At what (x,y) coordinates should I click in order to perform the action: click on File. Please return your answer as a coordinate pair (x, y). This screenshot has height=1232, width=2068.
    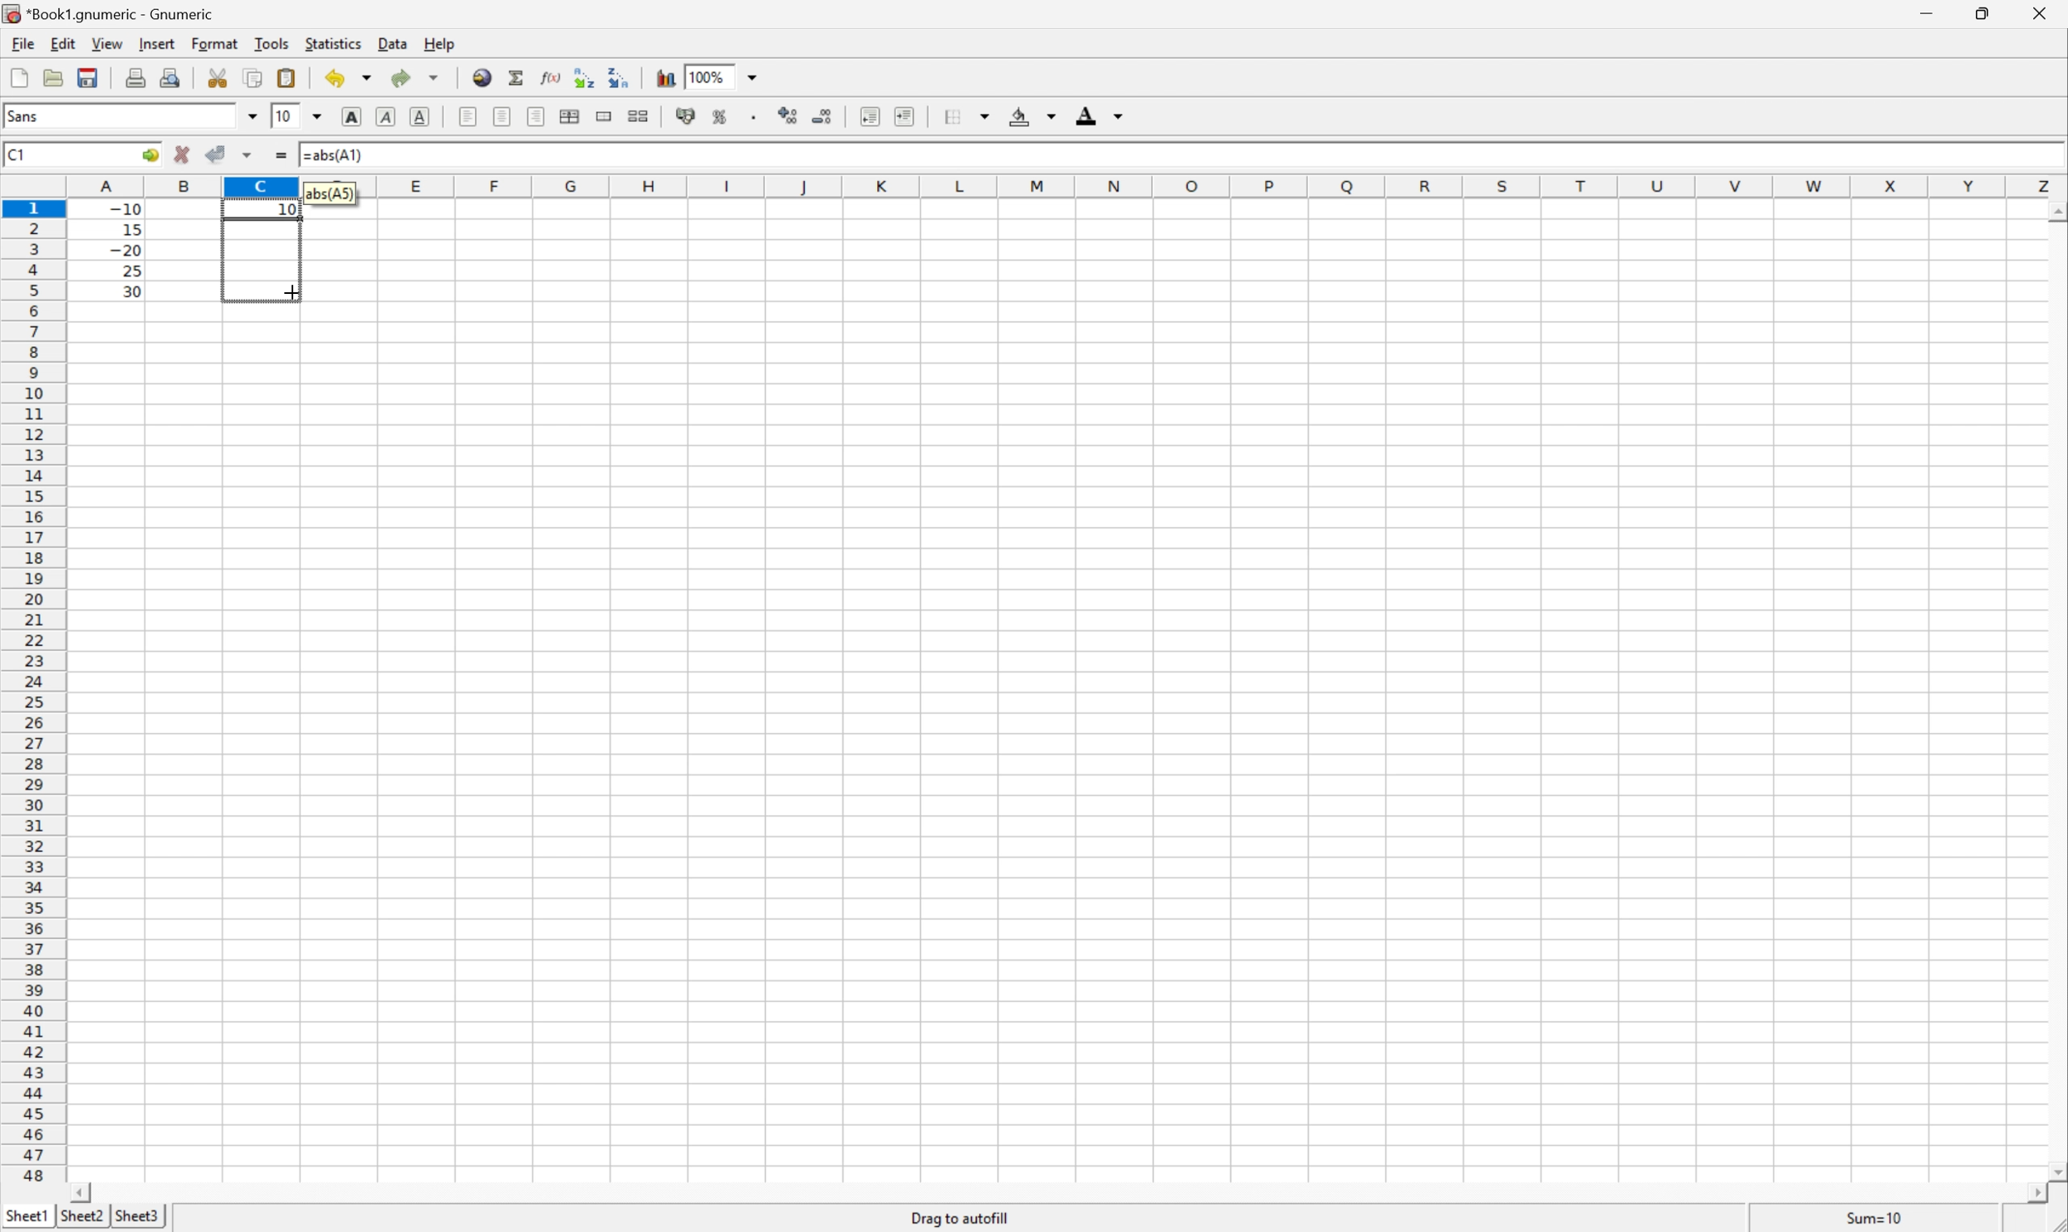
    Looking at the image, I should click on (19, 79).